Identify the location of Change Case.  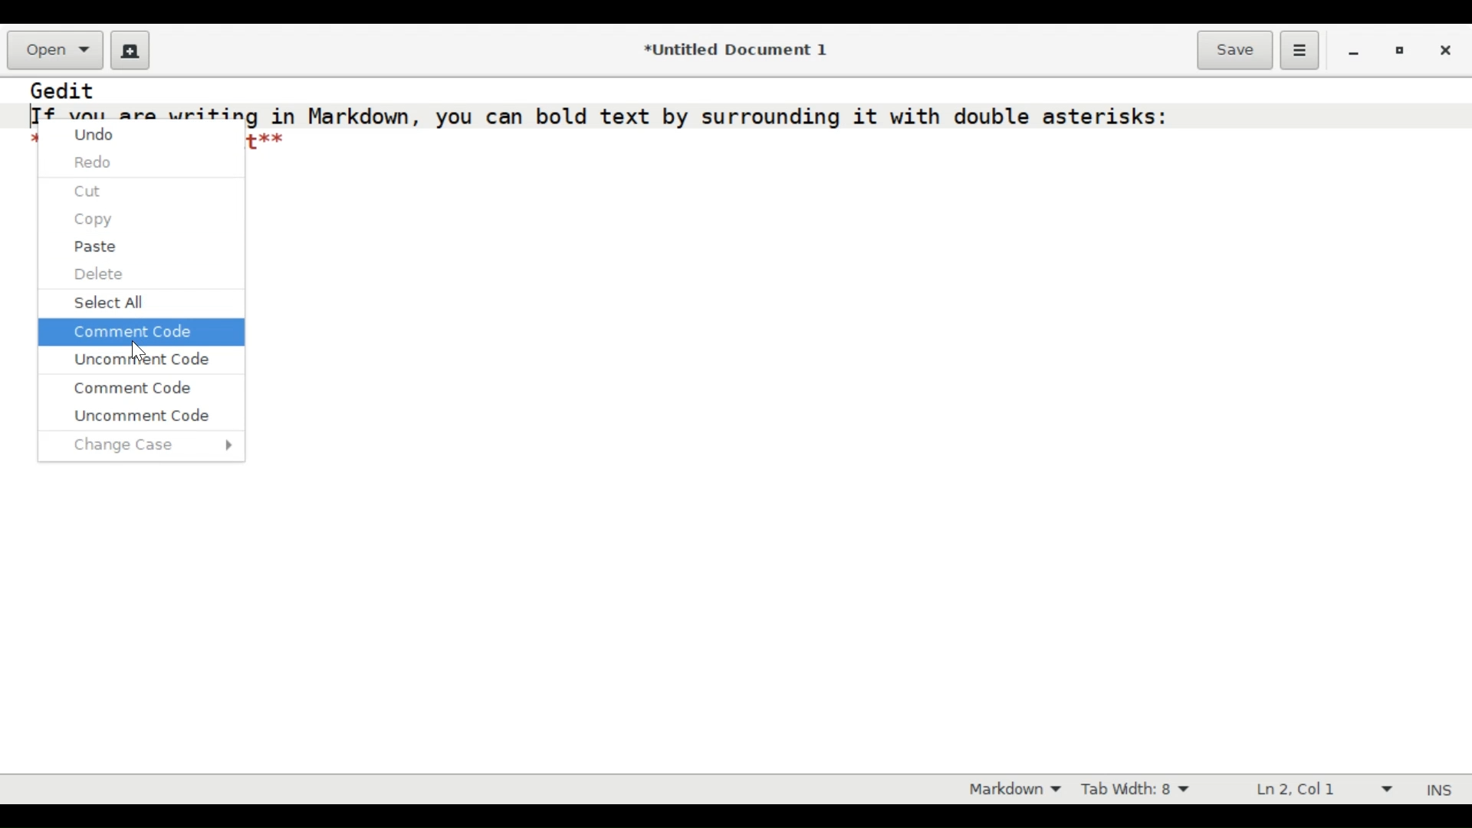
(154, 444).